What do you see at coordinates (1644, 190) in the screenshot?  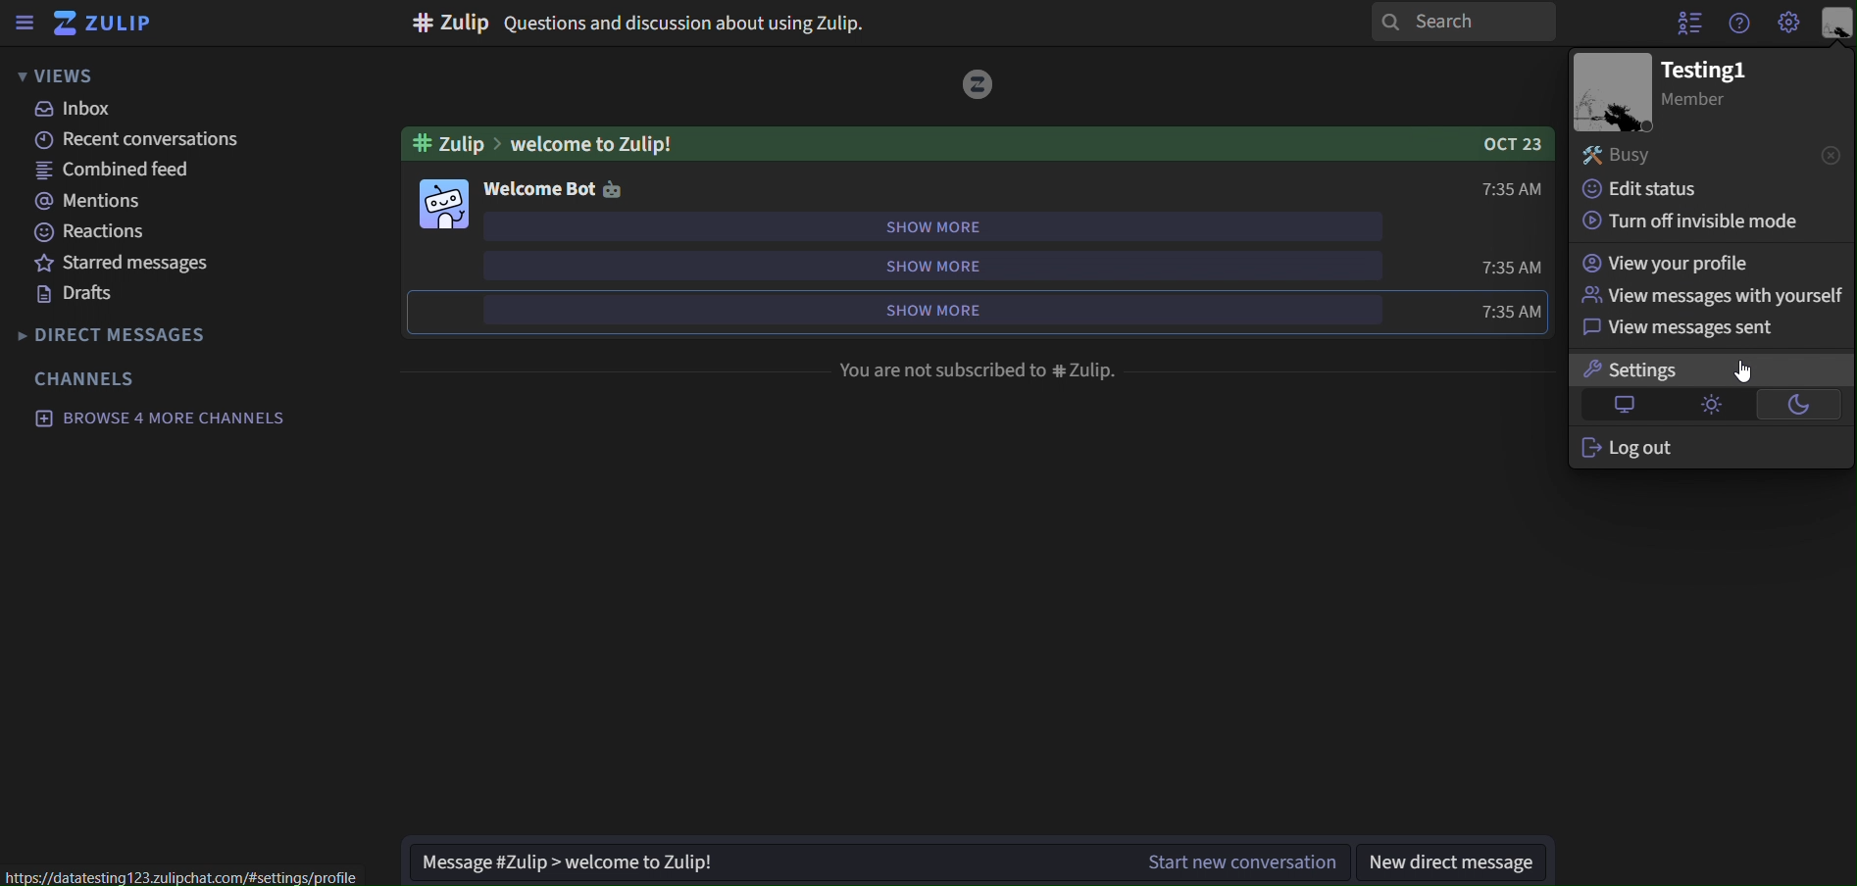 I see `edit status` at bounding box center [1644, 190].